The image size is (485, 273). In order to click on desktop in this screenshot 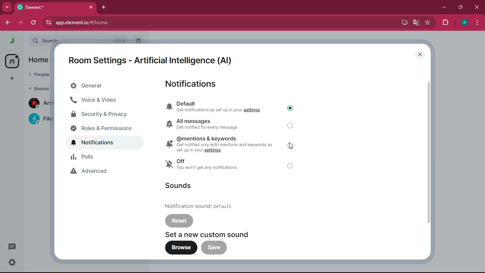, I will do `click(403, 22)`.